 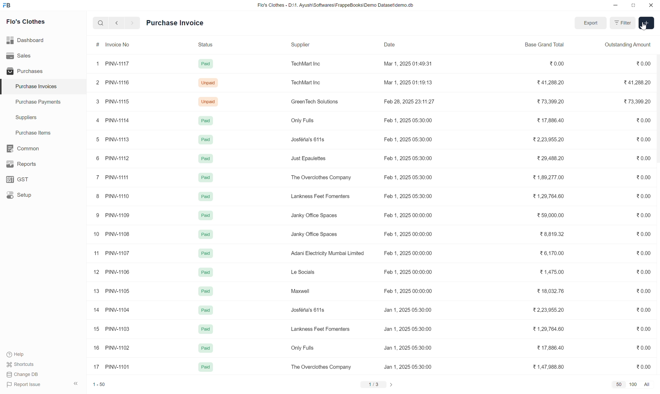 What do you see at coordinates (644, 310) in the screenshot?
I see `0.00` at bounding box center [644, 310].